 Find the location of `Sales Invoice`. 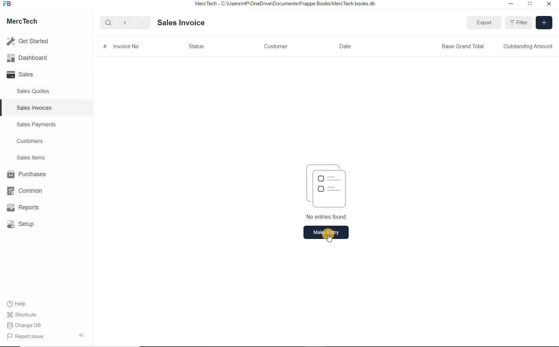

Sales Invoice is located at coordinates (182, 23).